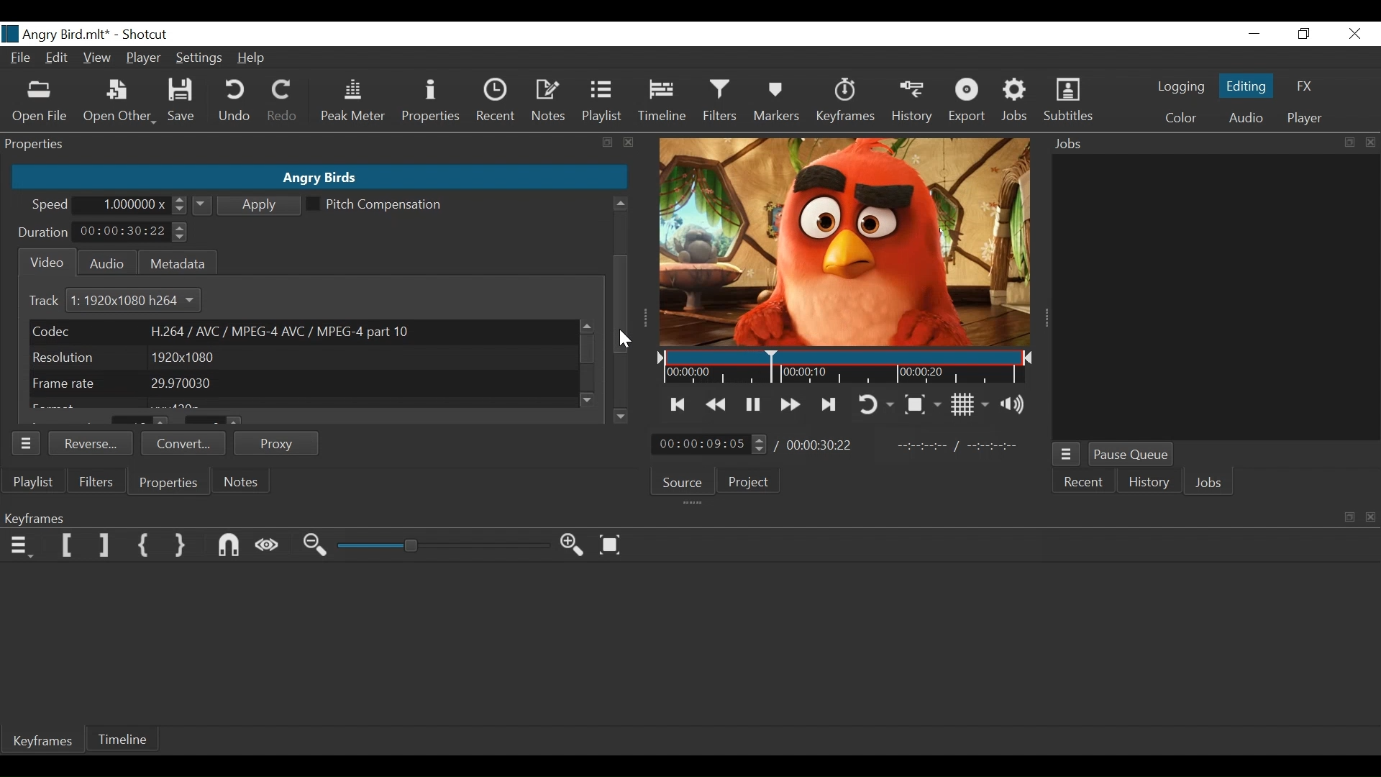 This screenshot has width=1381, height=777. What do you see at coordinates (300, 358) in the screenshot?
I see `Resolution` at bounding box center [300, 358].